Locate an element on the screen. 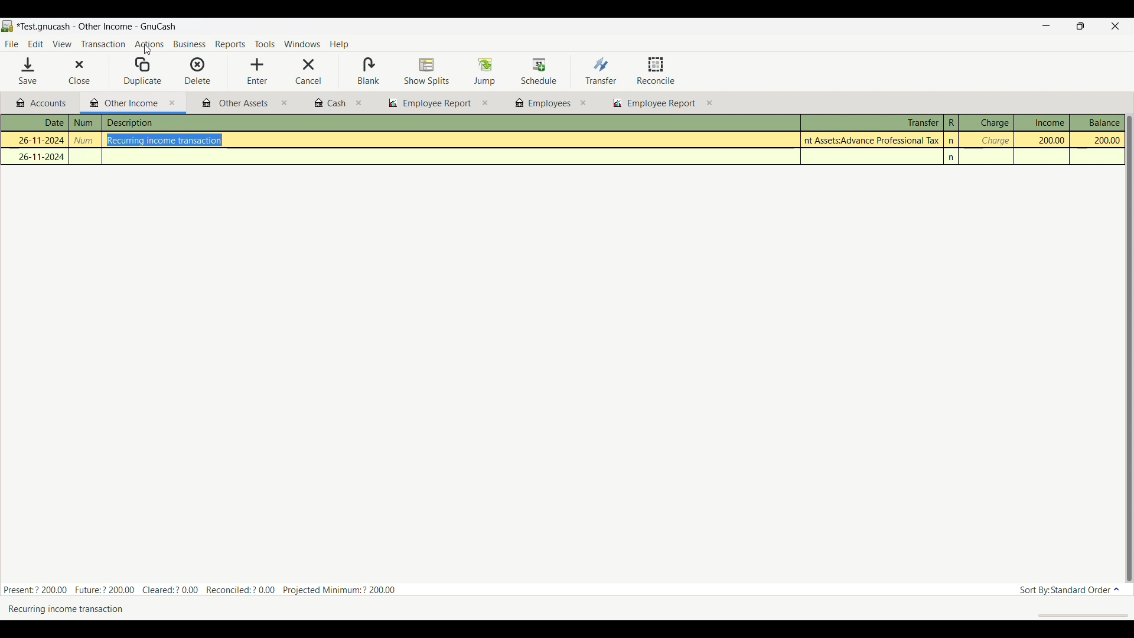  Close interface is located at coordinates (1113, 27).